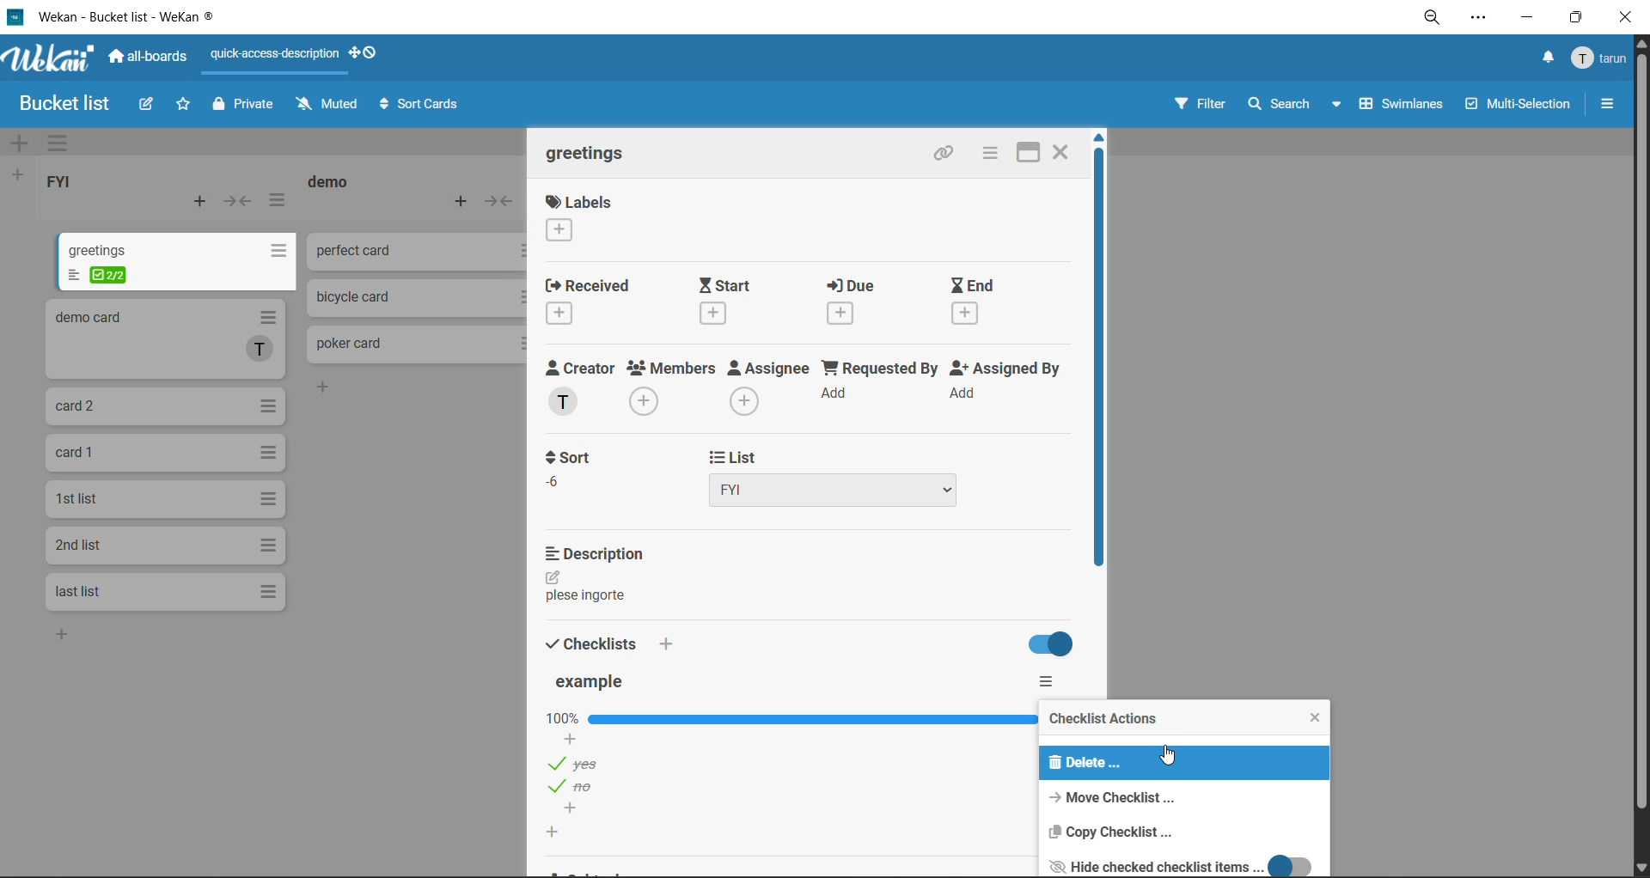 The image size is (1650, 878). Describe the element at coordinates (1577, 17) in the screenshot. I see `maximize` at that location.